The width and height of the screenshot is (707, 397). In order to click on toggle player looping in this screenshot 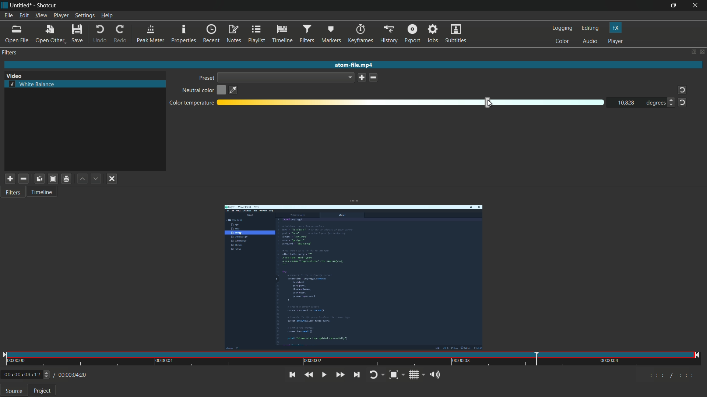, I will do `click(377, 375)`.